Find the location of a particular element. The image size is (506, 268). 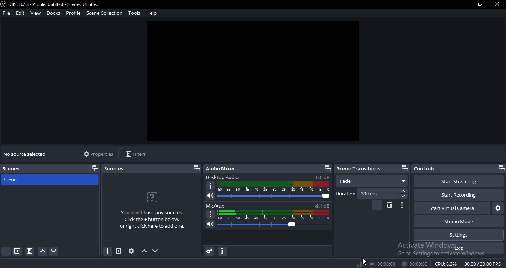

display is located at coordinates (275, 215).